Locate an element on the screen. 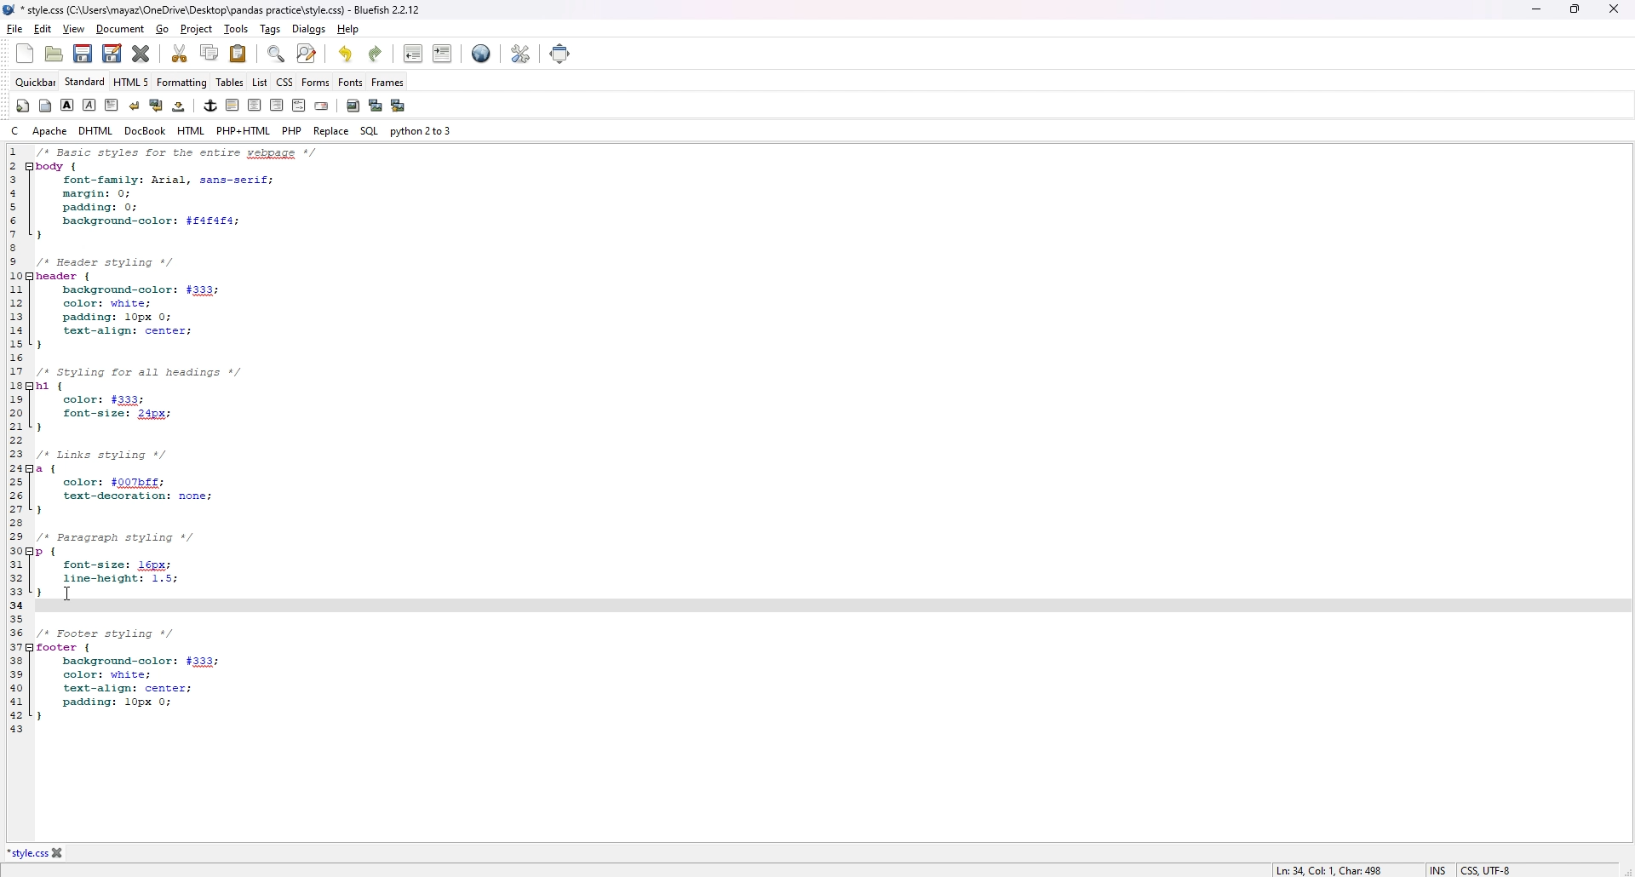 The image size is (1635, 877). cursor is located at coordinates (69, 594).